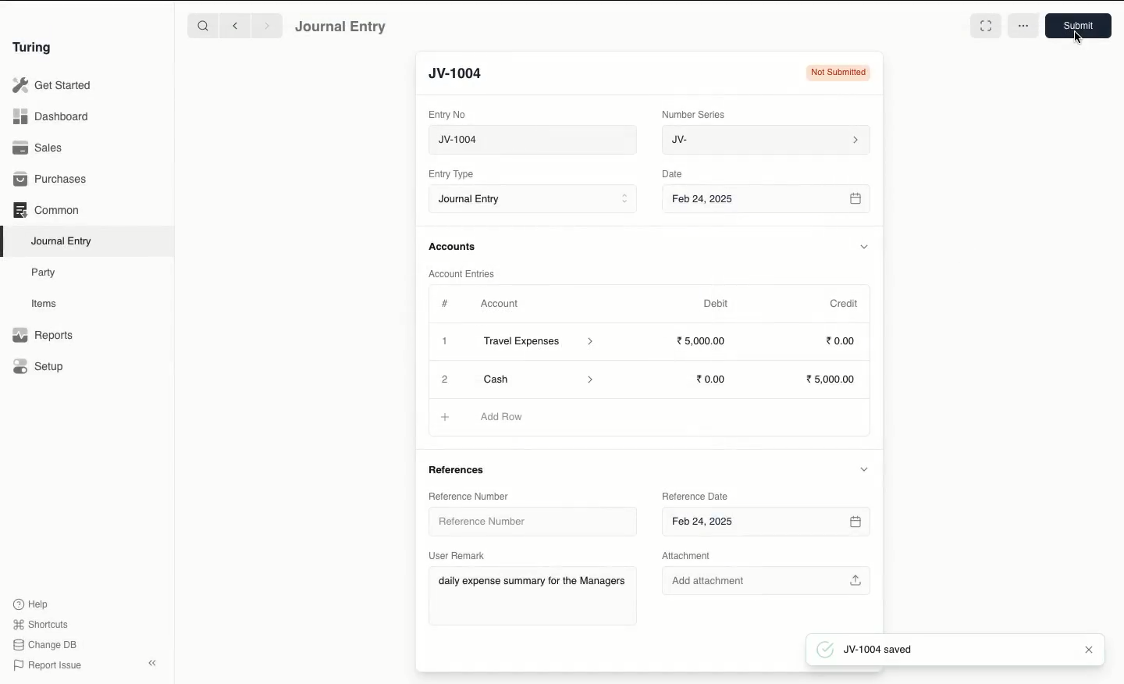 The width and height of the screenshot is (1124, 684). I want to click on Get Started, so click(53, 86).